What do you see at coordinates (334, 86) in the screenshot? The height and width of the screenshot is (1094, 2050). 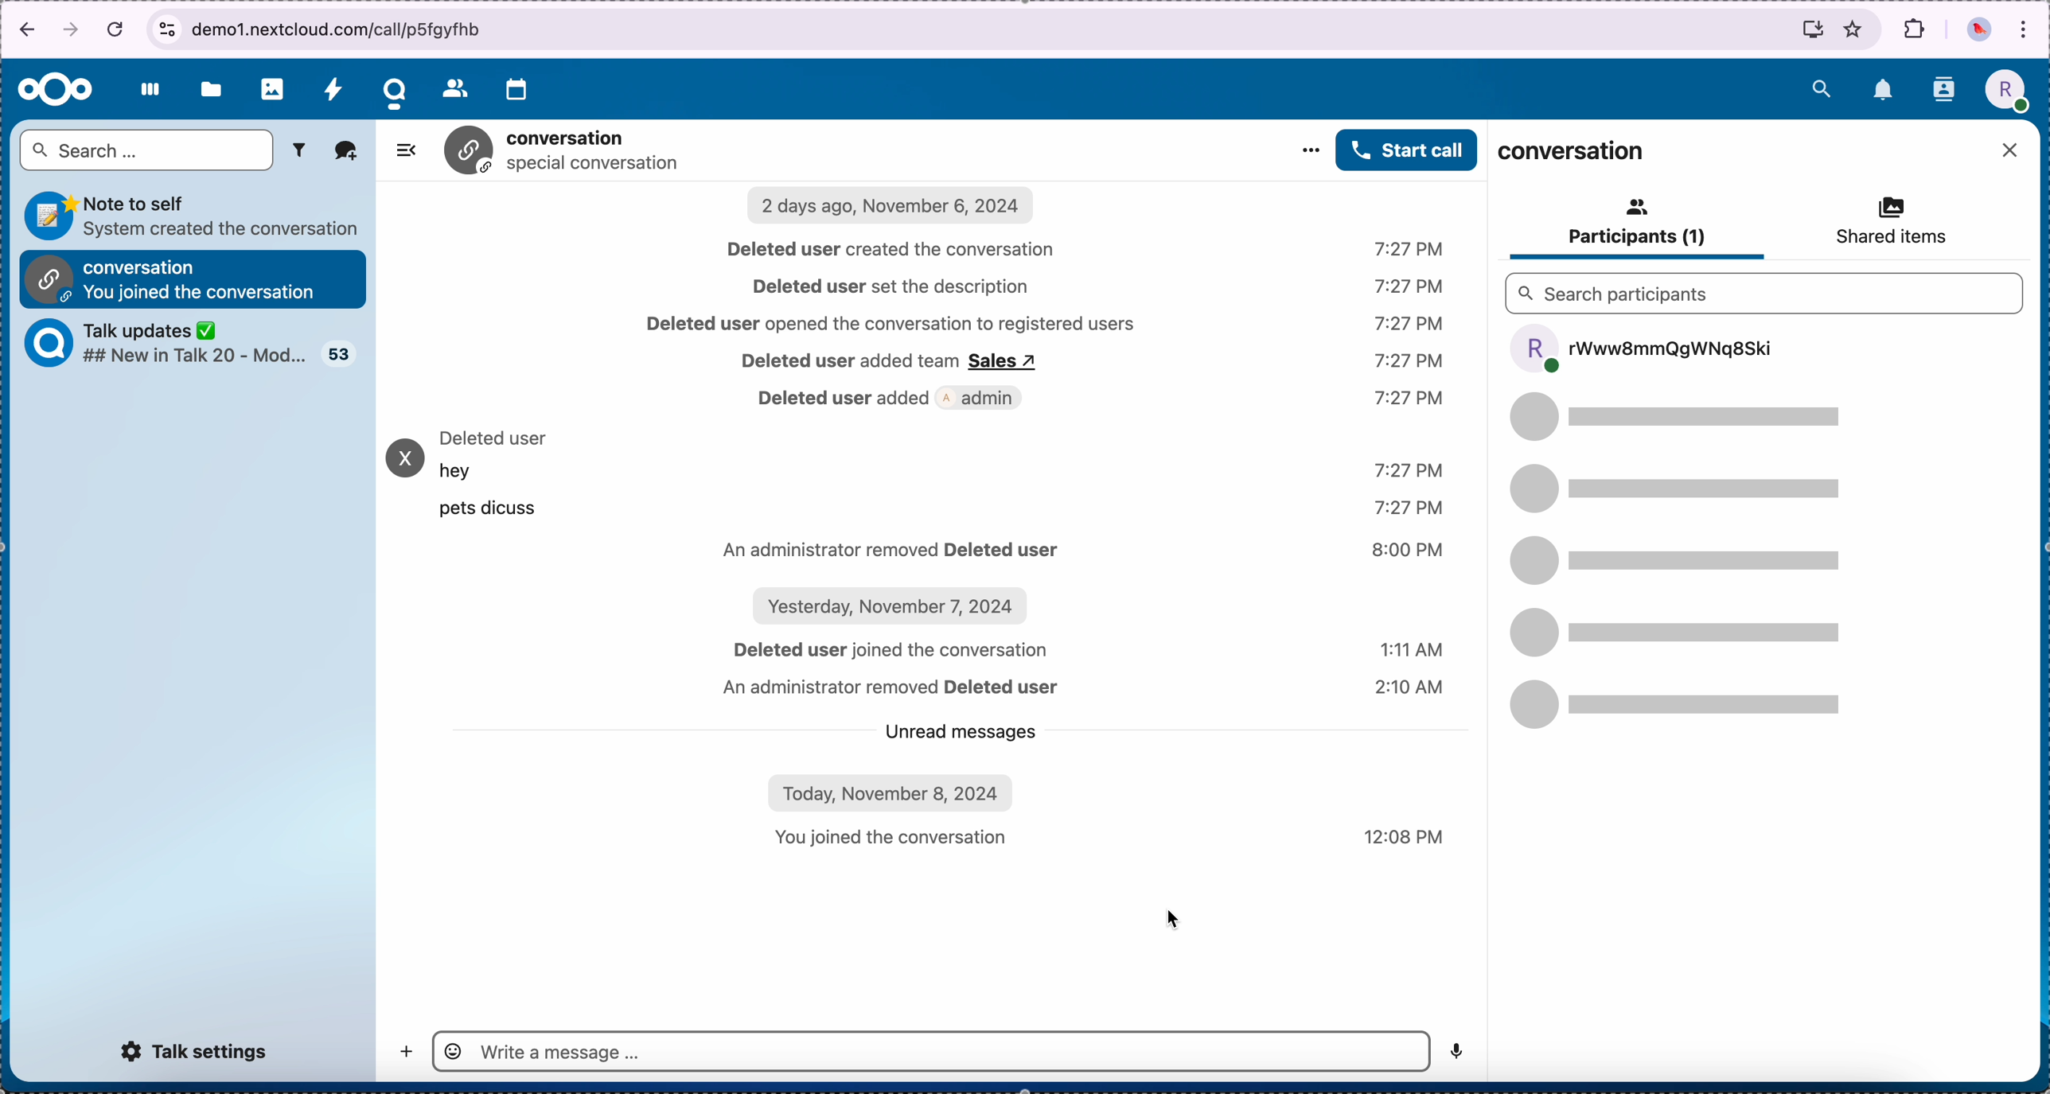 I see `activity` at bounding box center [334, 86].